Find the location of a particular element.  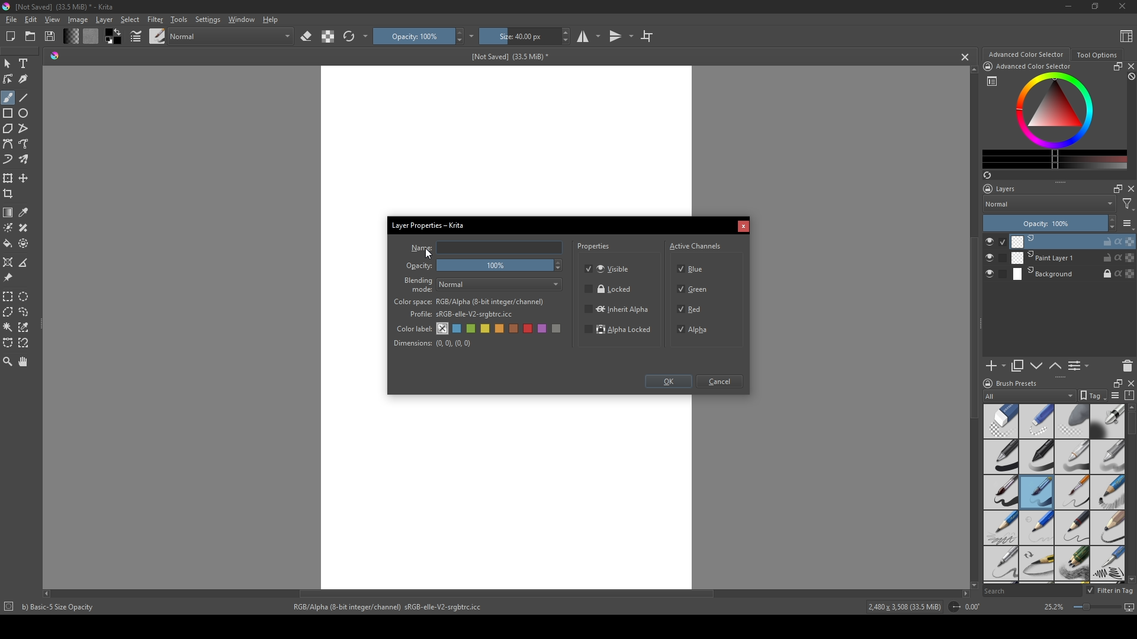

bezier is located at coordinates (8, 144).